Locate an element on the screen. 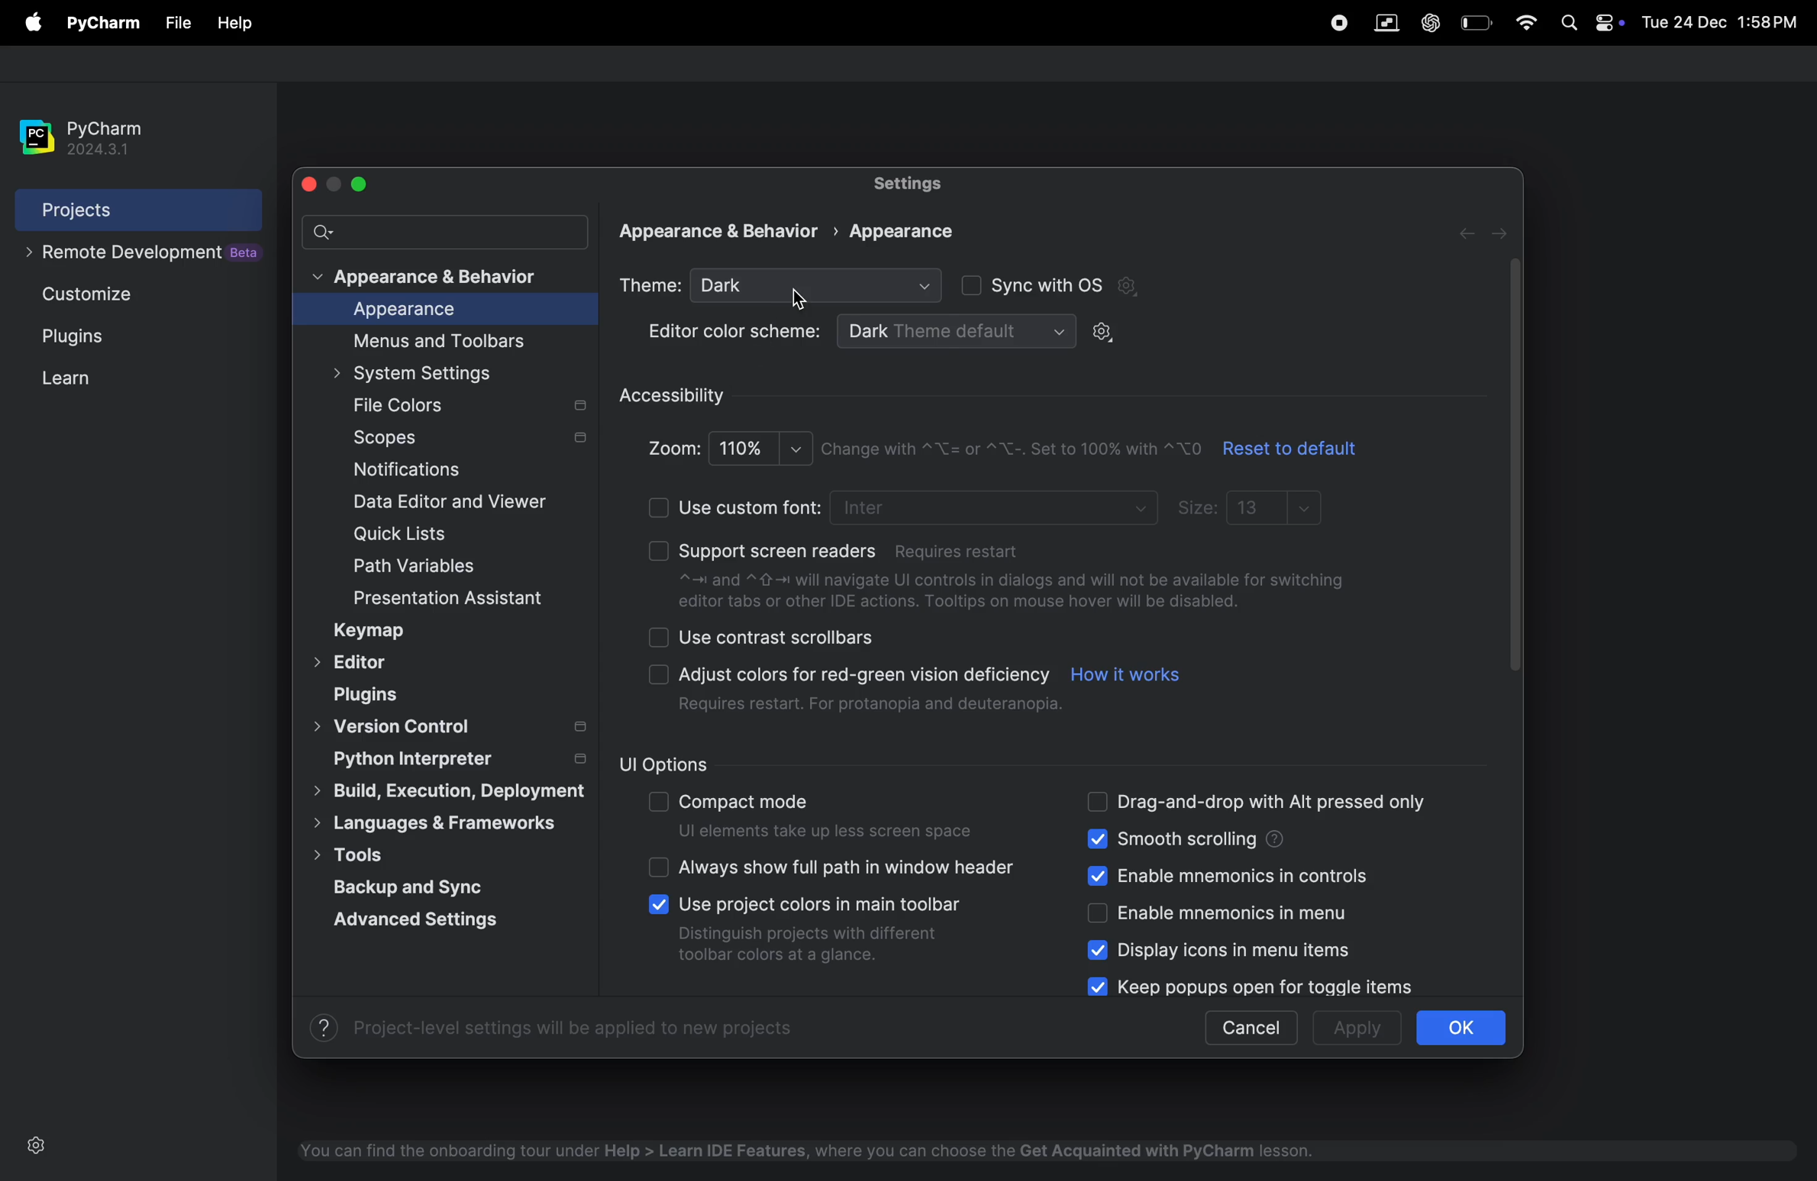 This screenshot has height=1181, width=1817. reset to default is located at coordinates (1301, 449).